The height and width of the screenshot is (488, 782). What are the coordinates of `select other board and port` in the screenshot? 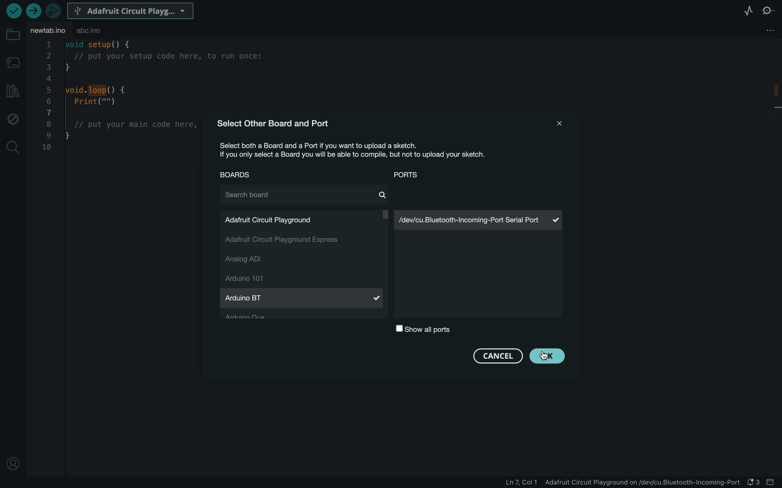 It's located at (282, 124).